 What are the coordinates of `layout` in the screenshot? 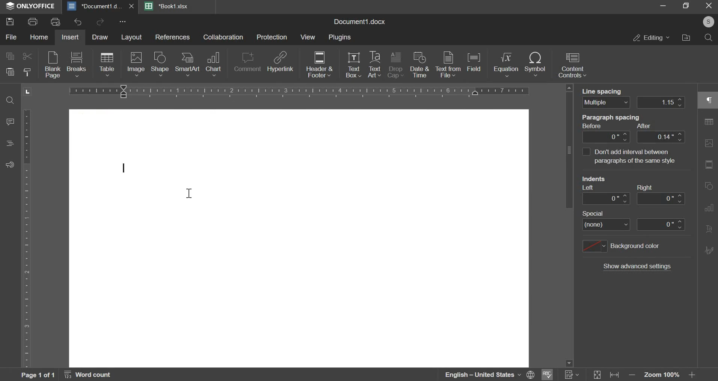 It's located at (131, 37).